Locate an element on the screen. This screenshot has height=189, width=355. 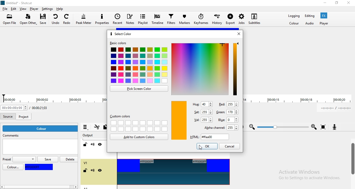
custom colors is located at coordinates (122, 117).